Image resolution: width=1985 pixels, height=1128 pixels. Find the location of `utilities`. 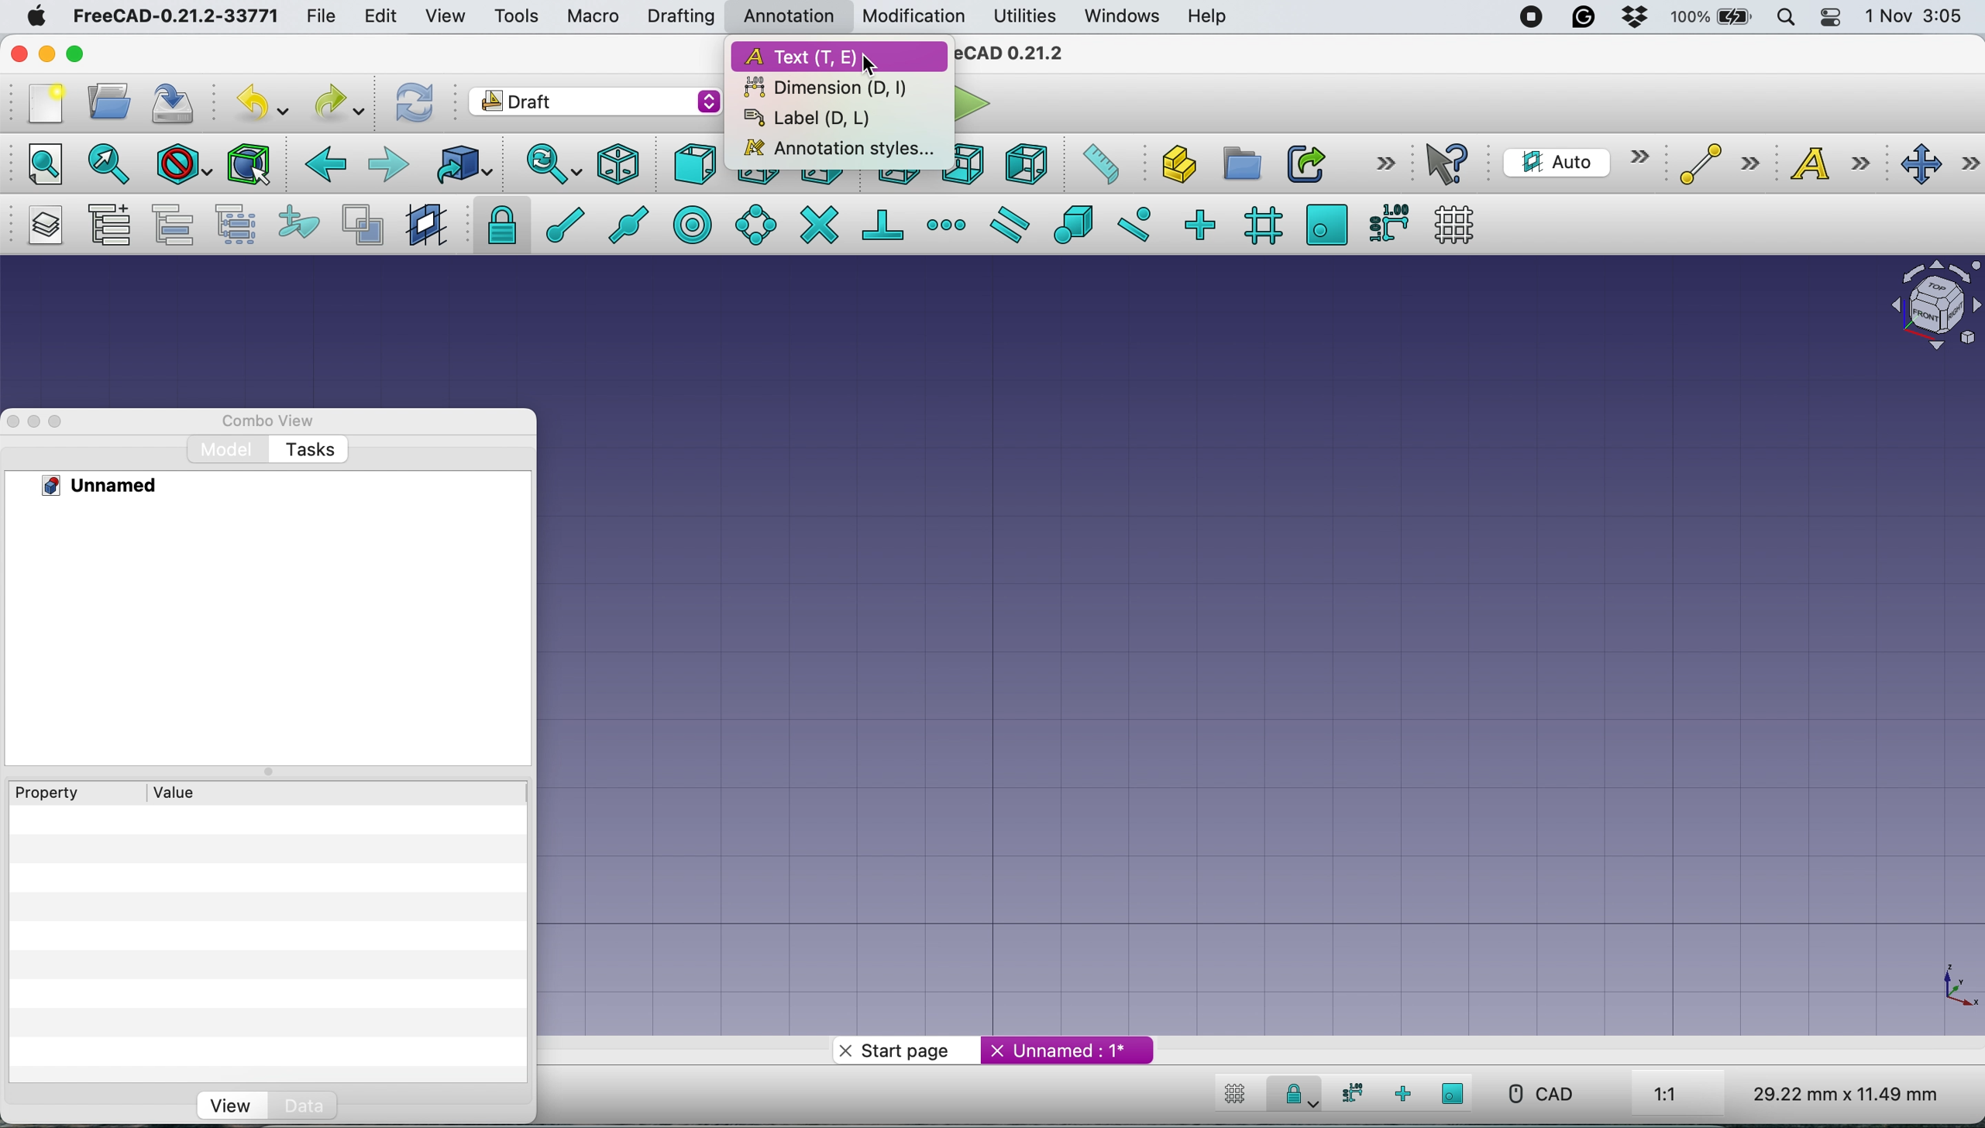

utilities is located at coordinates (1024, 18).